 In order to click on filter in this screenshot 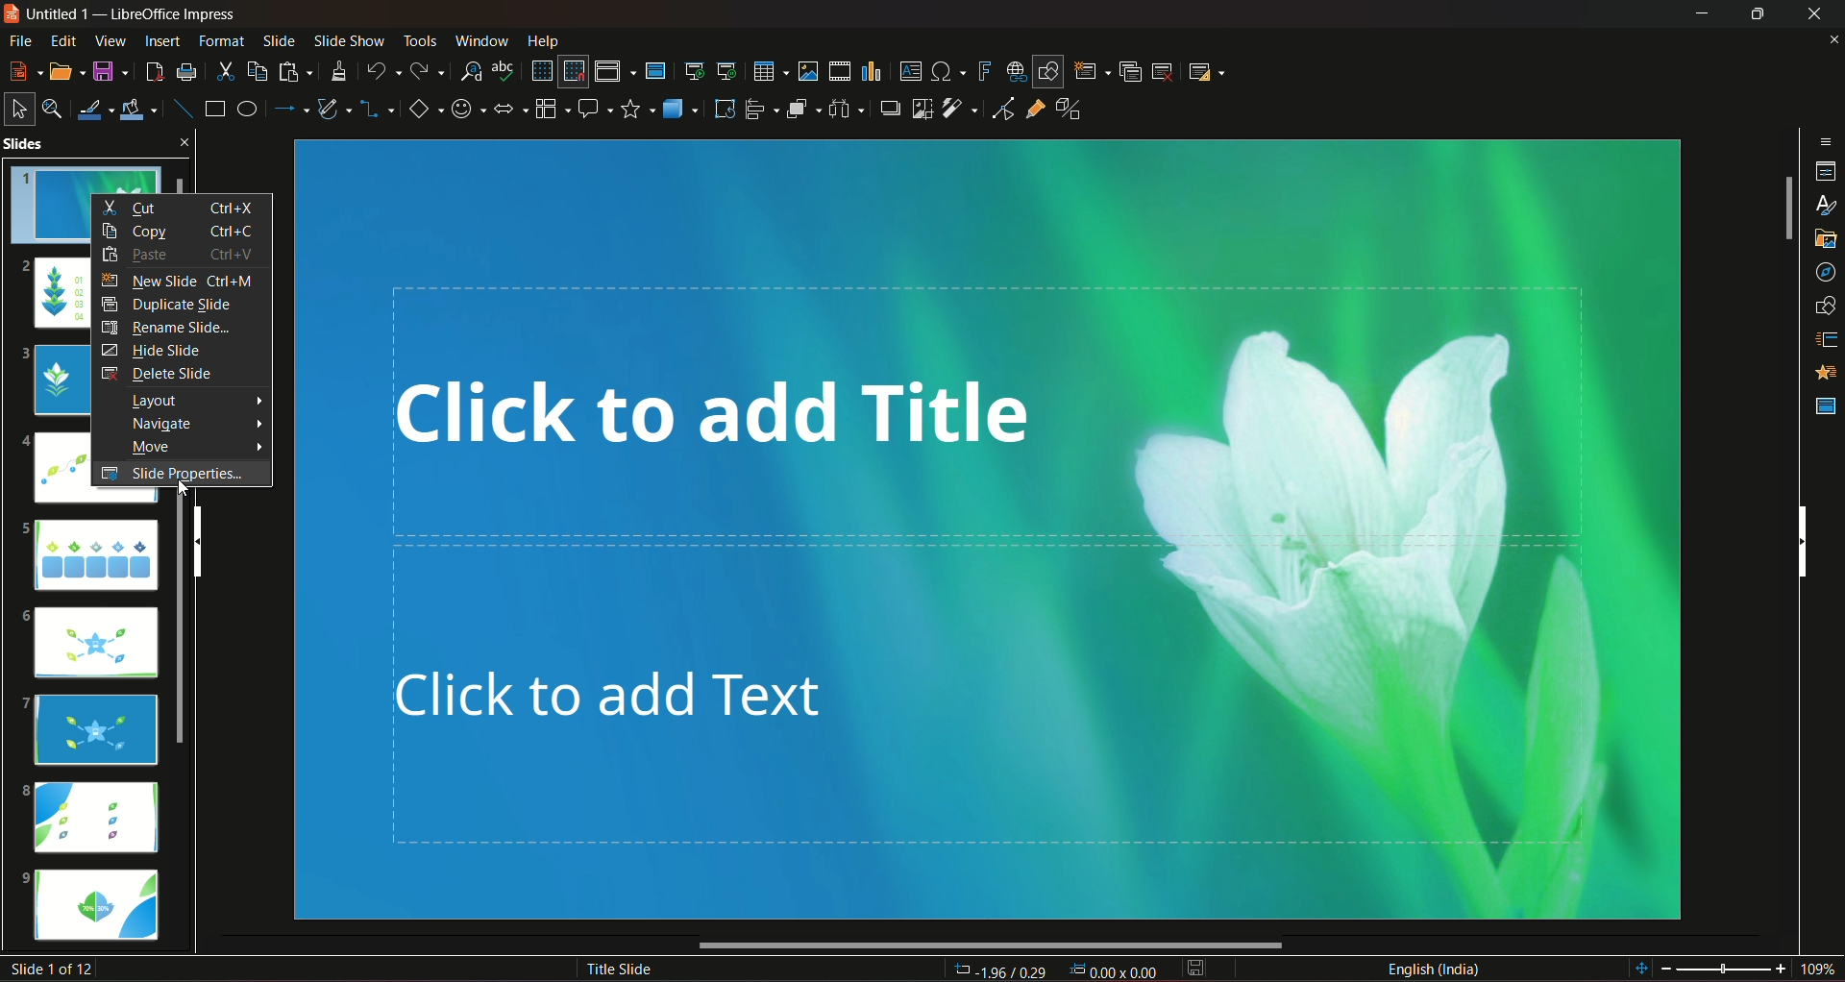, I will do `click(958, 109)`.